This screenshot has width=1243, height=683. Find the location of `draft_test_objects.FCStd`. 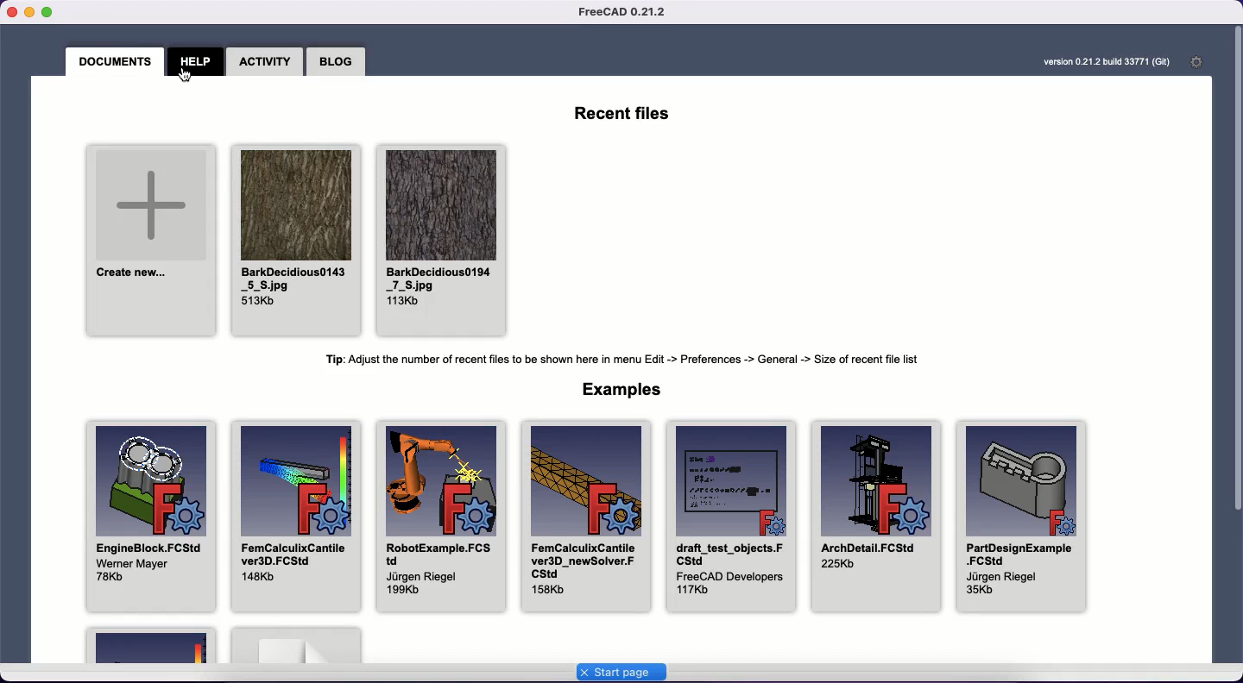

draft_test_objects.FCStd is located at coordinates (729, 516).